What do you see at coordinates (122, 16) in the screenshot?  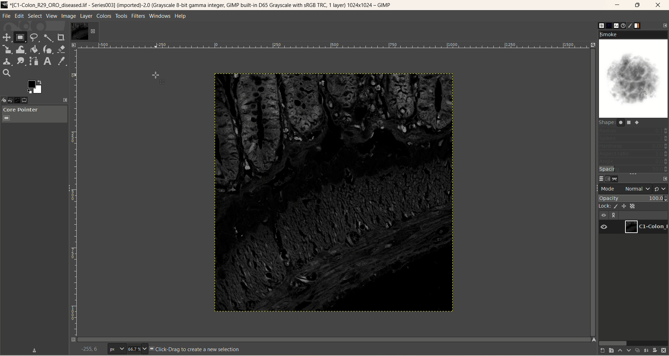 I see `tools` at bounding box center [122, 16].